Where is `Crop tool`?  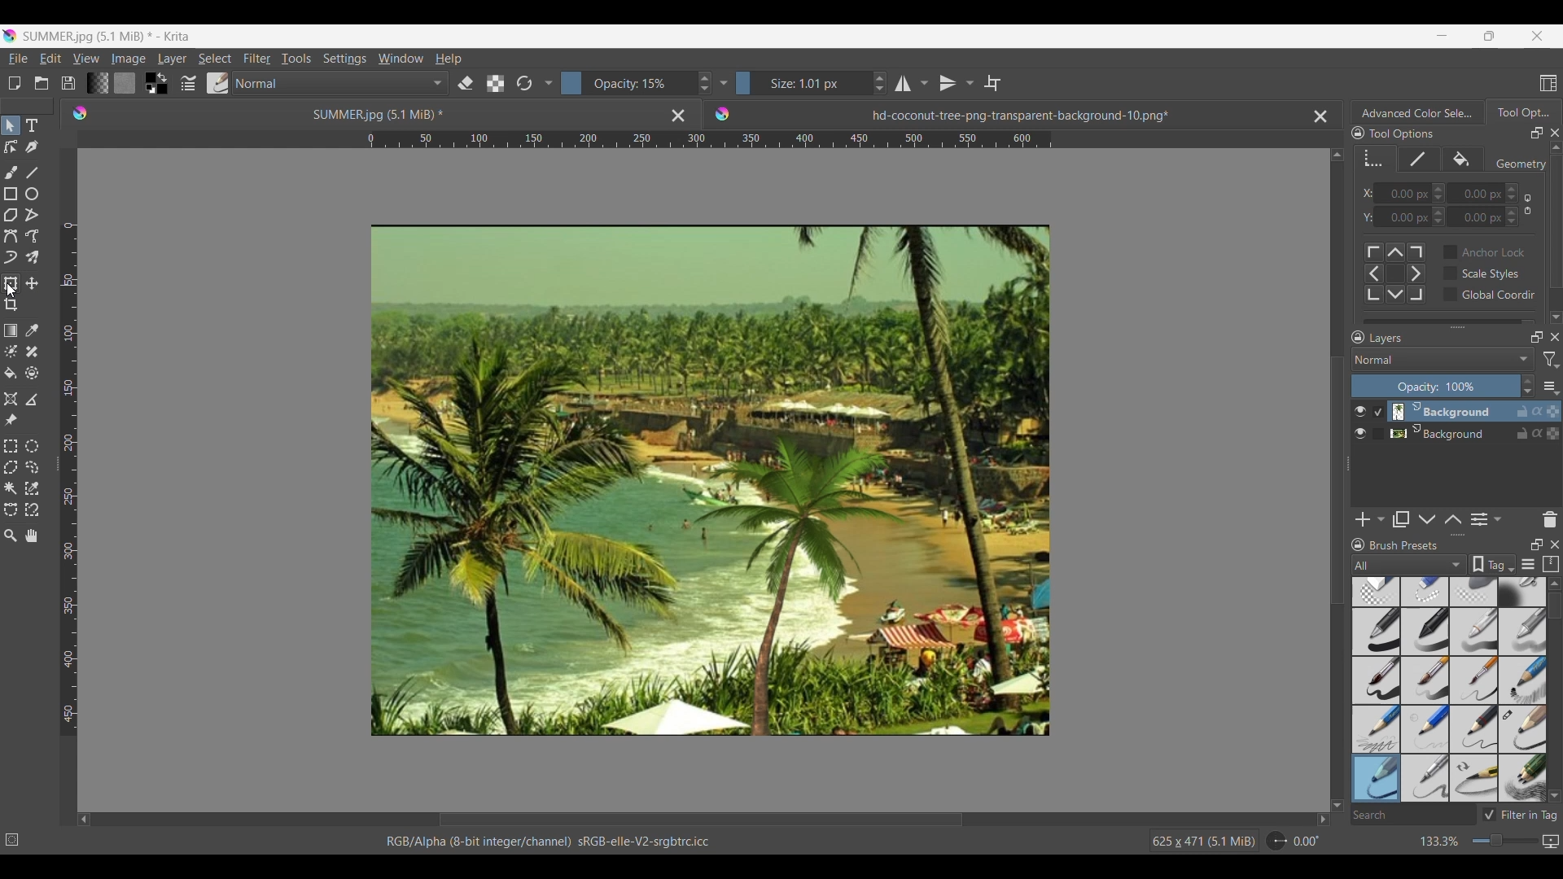
Crop tool is located at coordinates (11, 305).